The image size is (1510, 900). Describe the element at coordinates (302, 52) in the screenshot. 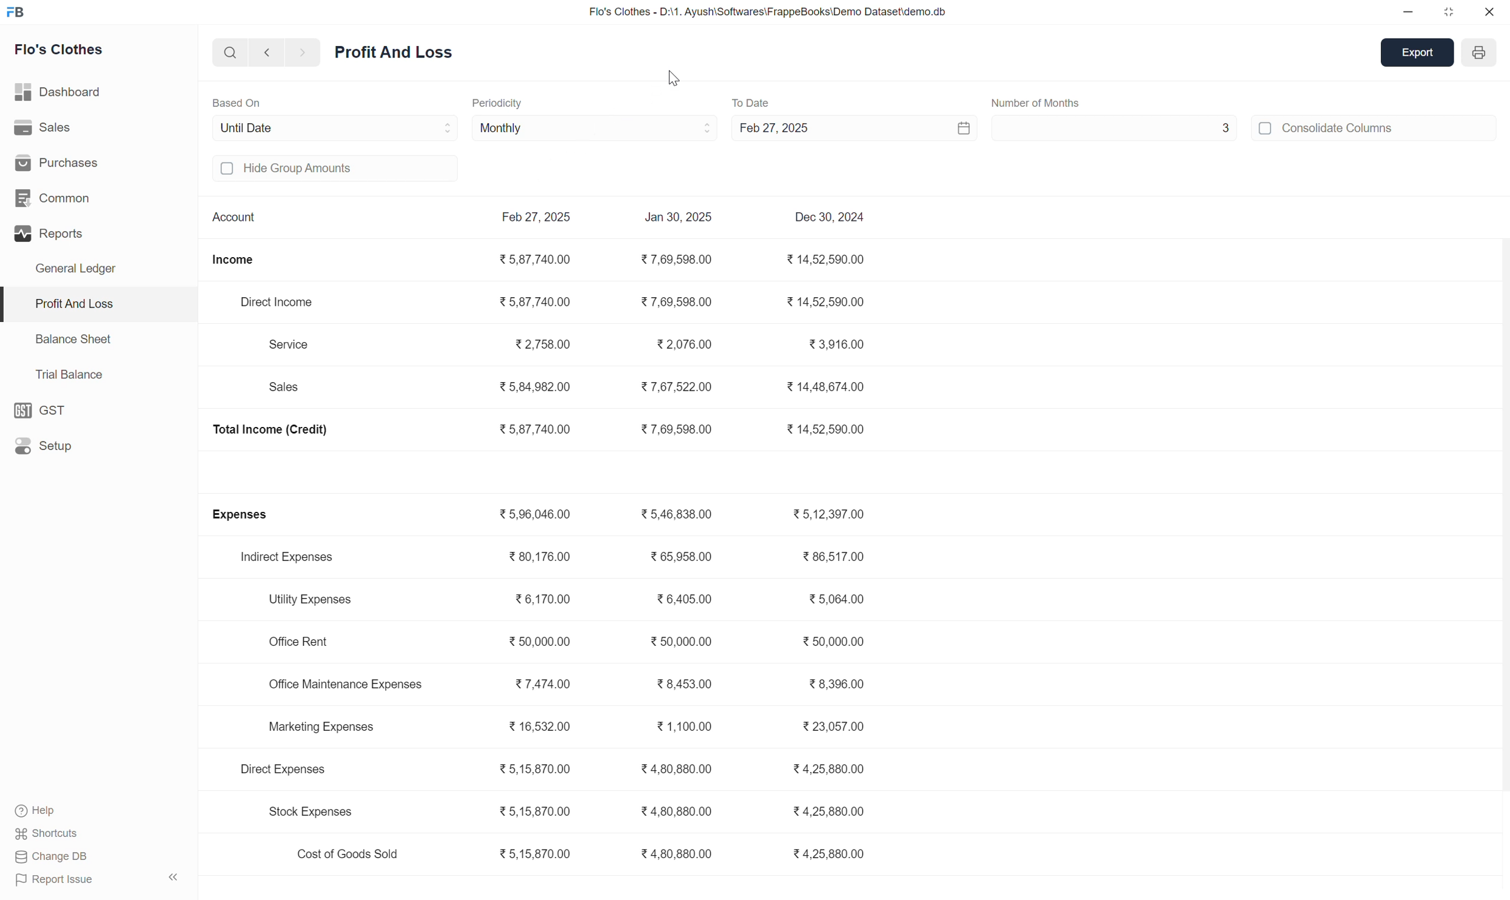

I see `next` at that location.